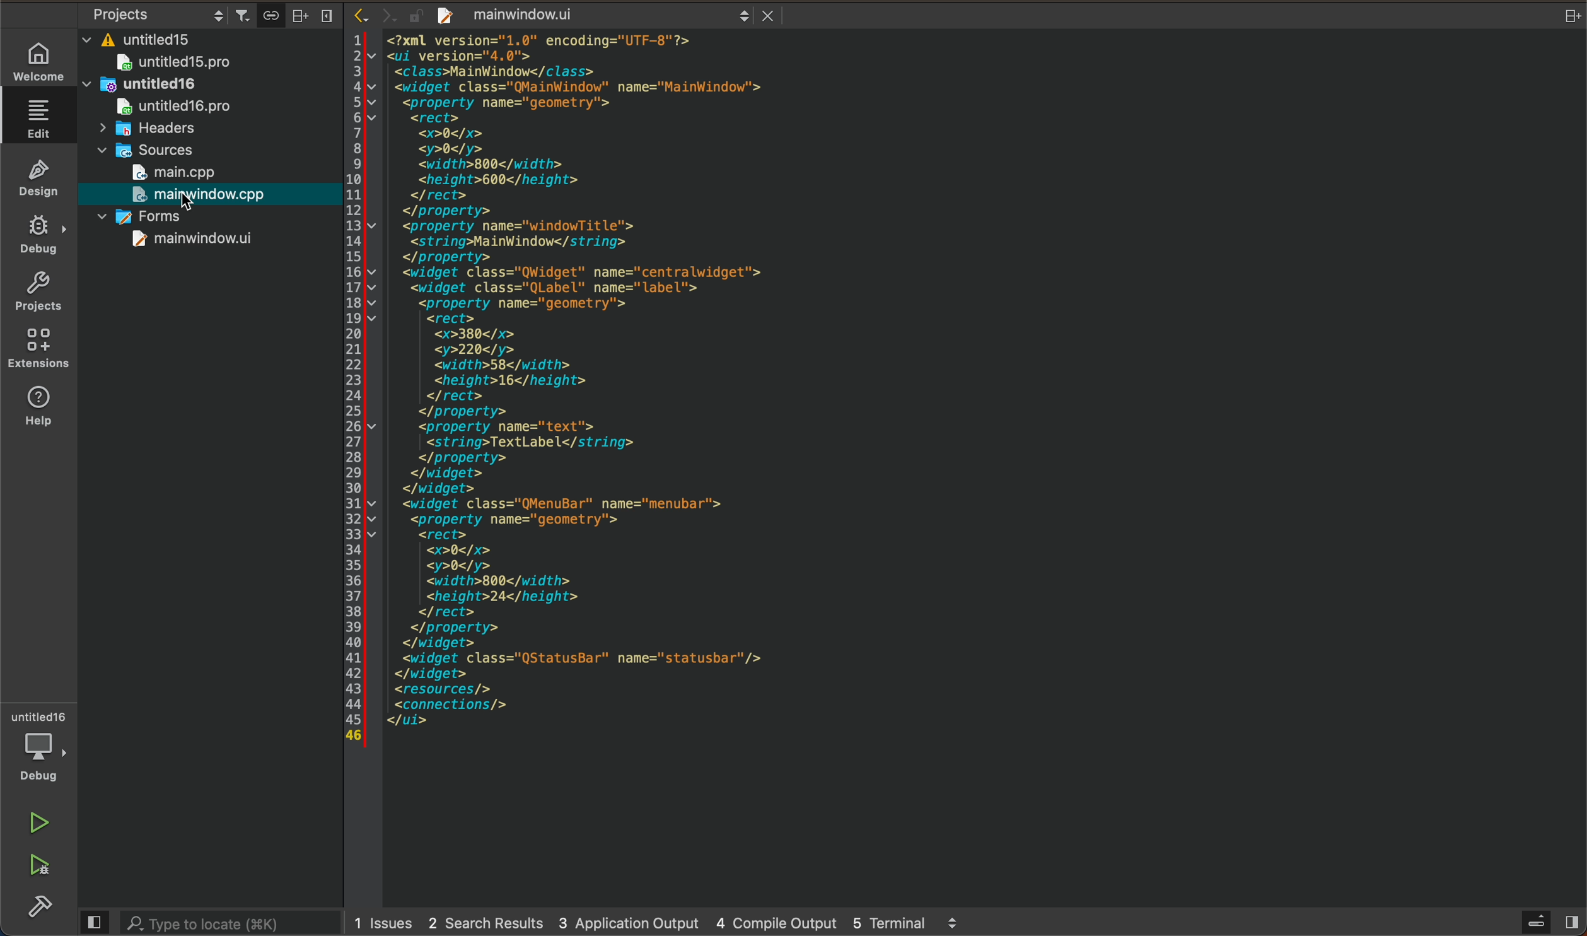 The image size is (1587, 936). Describe the element at coordinates (43, 868) in the screenshot. I see `run and debug` at that location.